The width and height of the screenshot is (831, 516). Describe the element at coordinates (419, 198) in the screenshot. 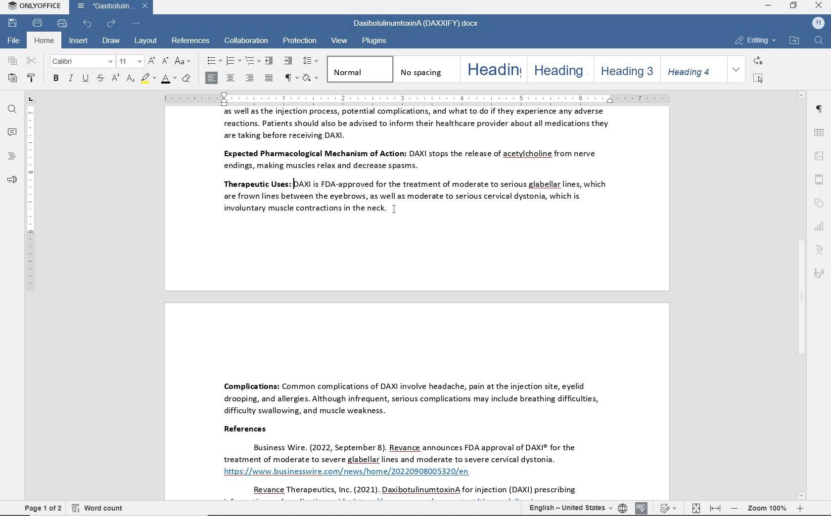

I see `as well as the injection process, potential complications, and what to do if they experience any adversereactions. Patients should also be advised to inform their healthcare provider about all medications theyare taking before receiving DAXI.Expected Pharmacological Mechanism of Action: DAXI stops the release of acetylcholine from nerveendings, making muscles relax and decrease spasms.Therapeutic Uses: PAX is FDA-approved for the treatment of moderate to serious glabellar lines, whichare frown lines between the eyebrows, as well as moderate to serious cervical dystonia, which isinvoluntary muscle contractions in the neck. ` at that location.